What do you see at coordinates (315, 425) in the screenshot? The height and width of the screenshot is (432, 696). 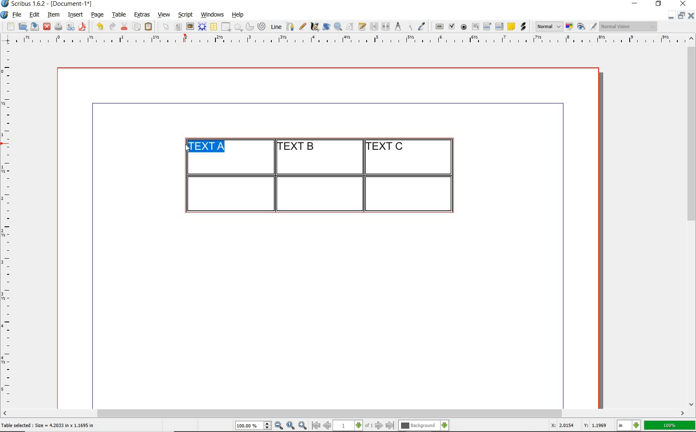 I see `go to first page` at bounding box center [315, 425].